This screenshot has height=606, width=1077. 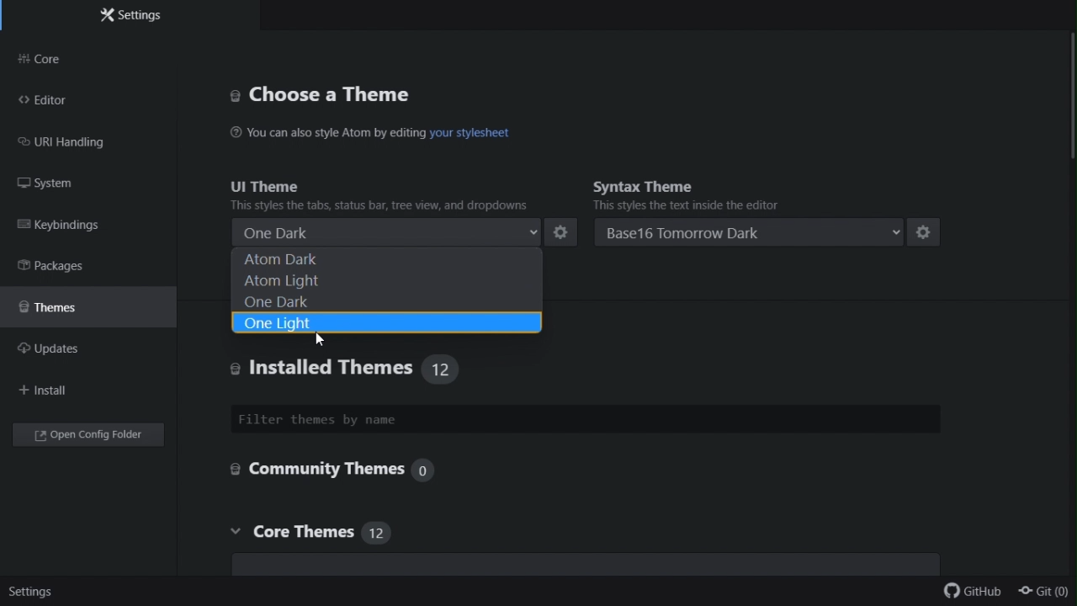 What do you see at coordinates (71, 267) in the screenshot?
I see `Packages` at bounding box center [71, 267].